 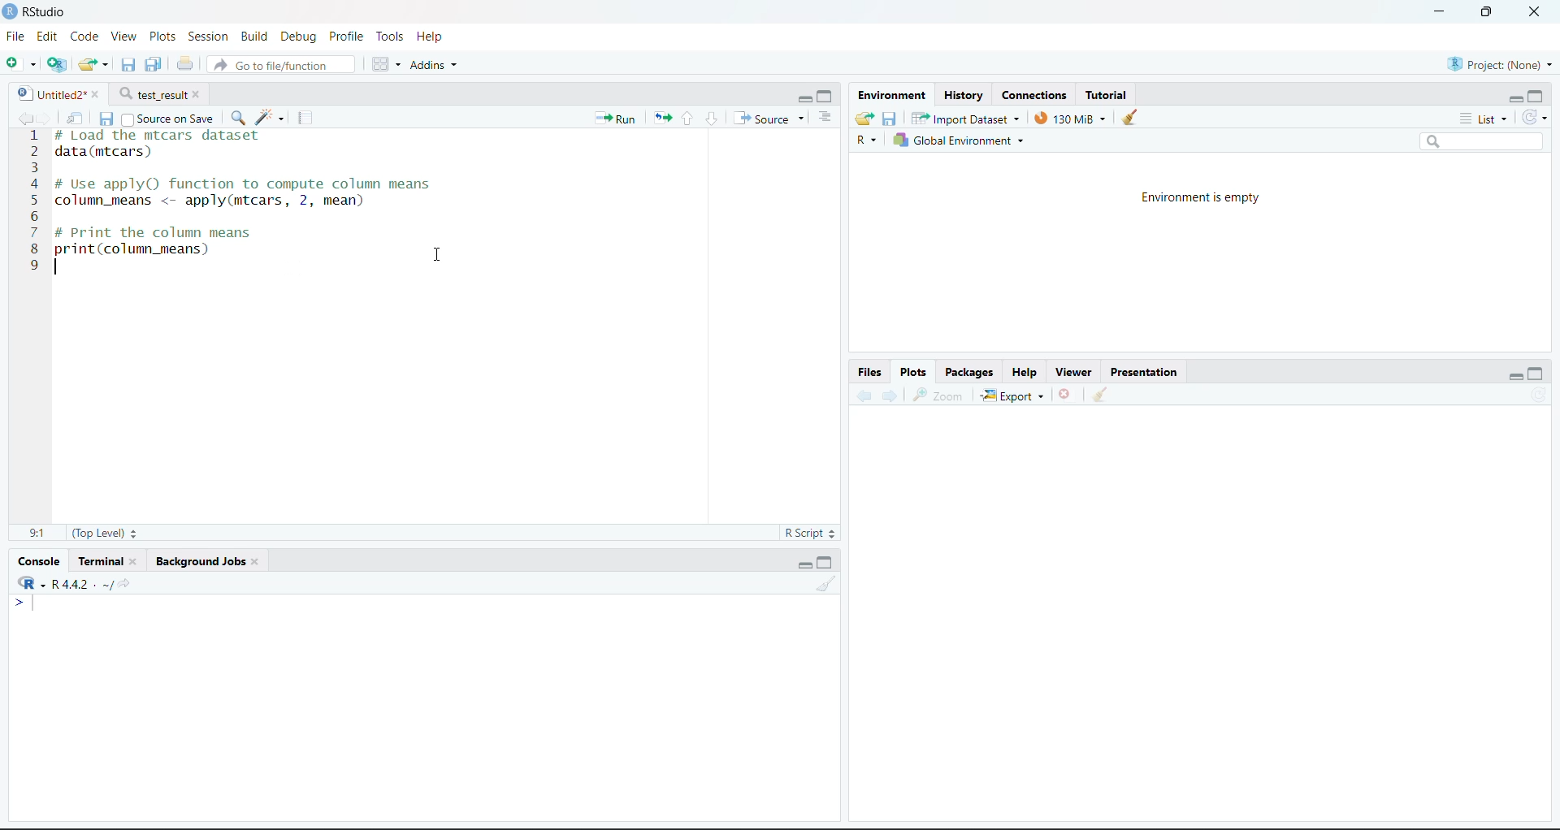 What do you see at coordinates (172, 118) in the screenshot?
I see `Source on Save` at bounding box center [172, 118].